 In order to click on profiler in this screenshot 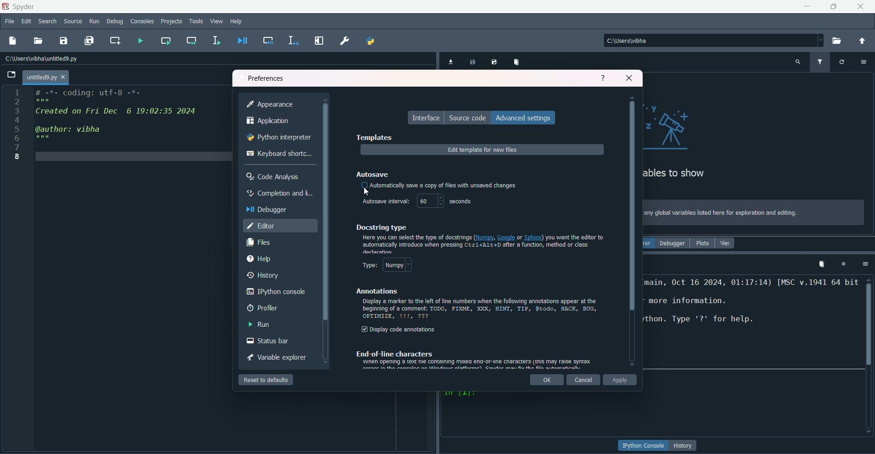, I will do `click(260, 309)`.